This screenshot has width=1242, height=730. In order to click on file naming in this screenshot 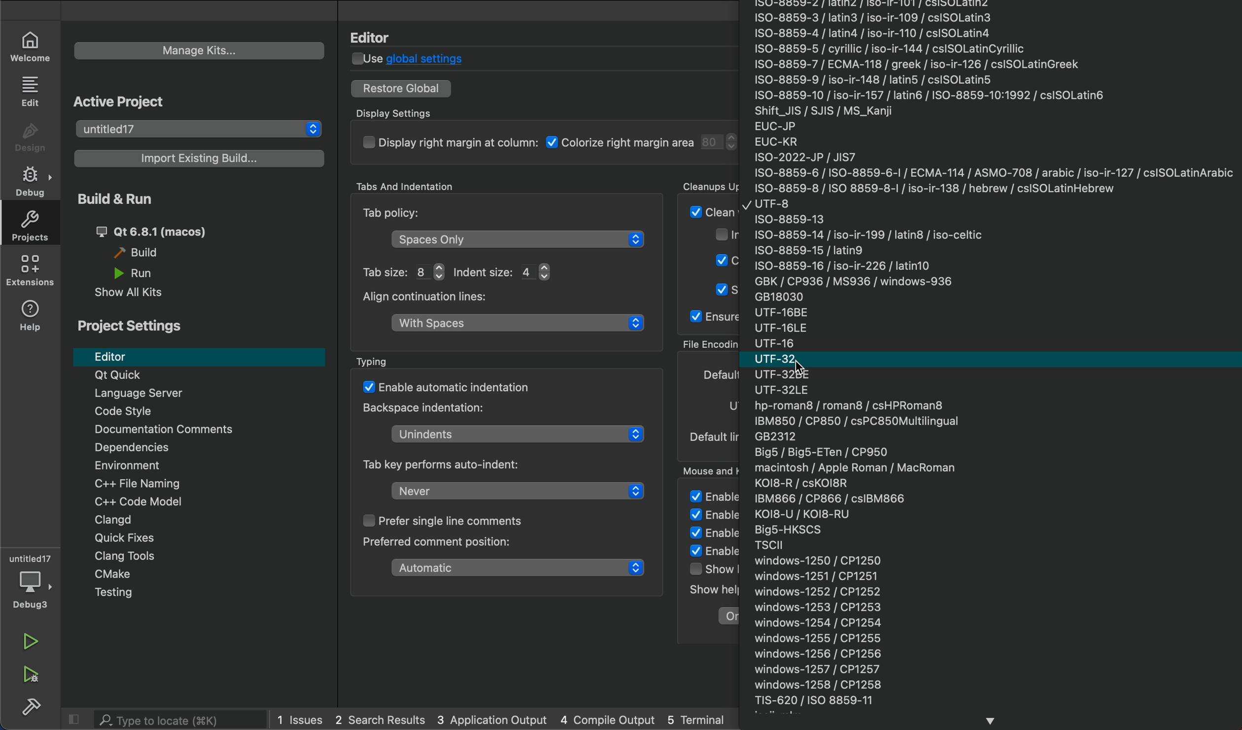, I will do `click(190, 482)`.